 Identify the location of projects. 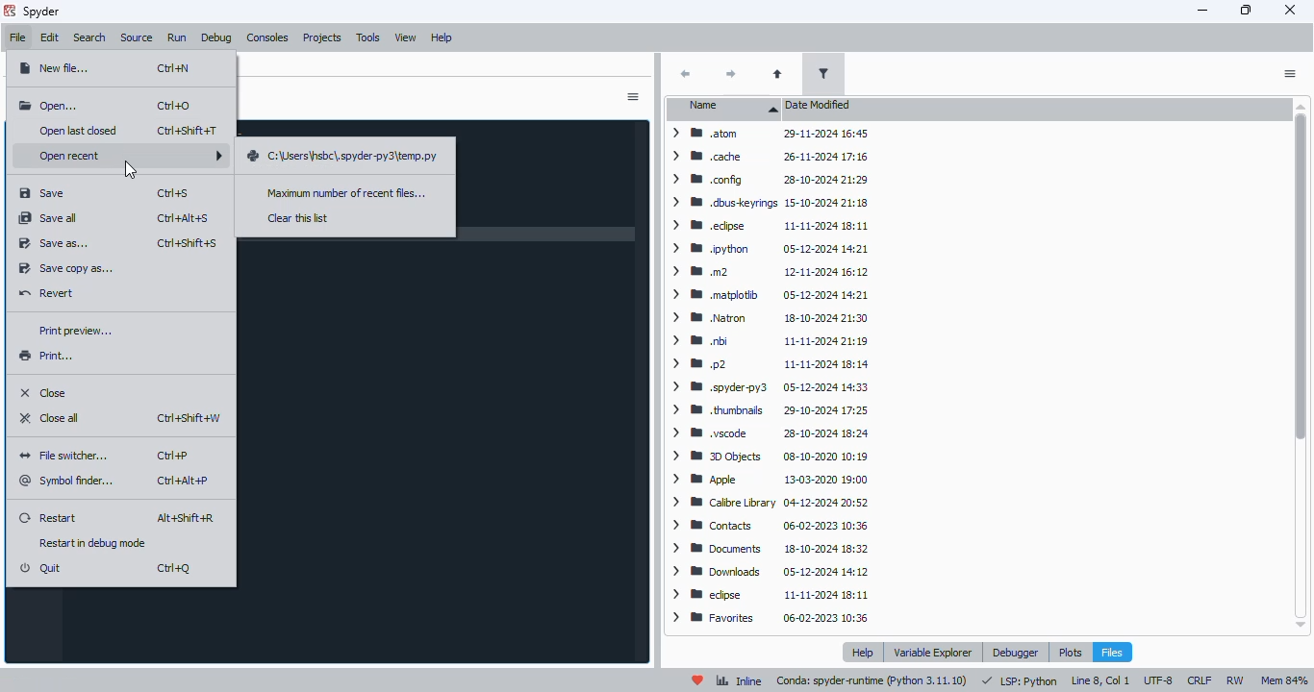
(321, 38).